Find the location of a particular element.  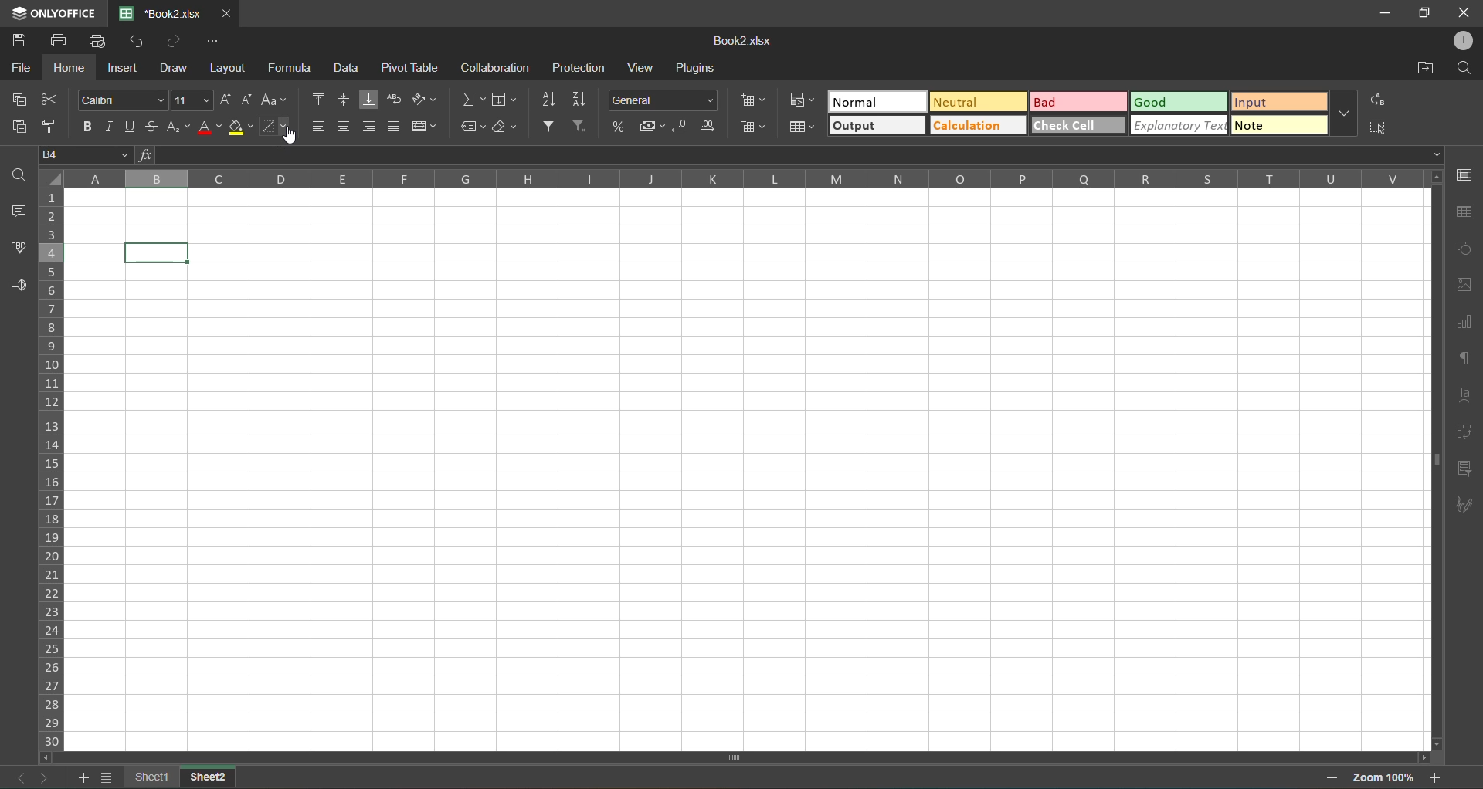

save is located at coordinates (18, 42).